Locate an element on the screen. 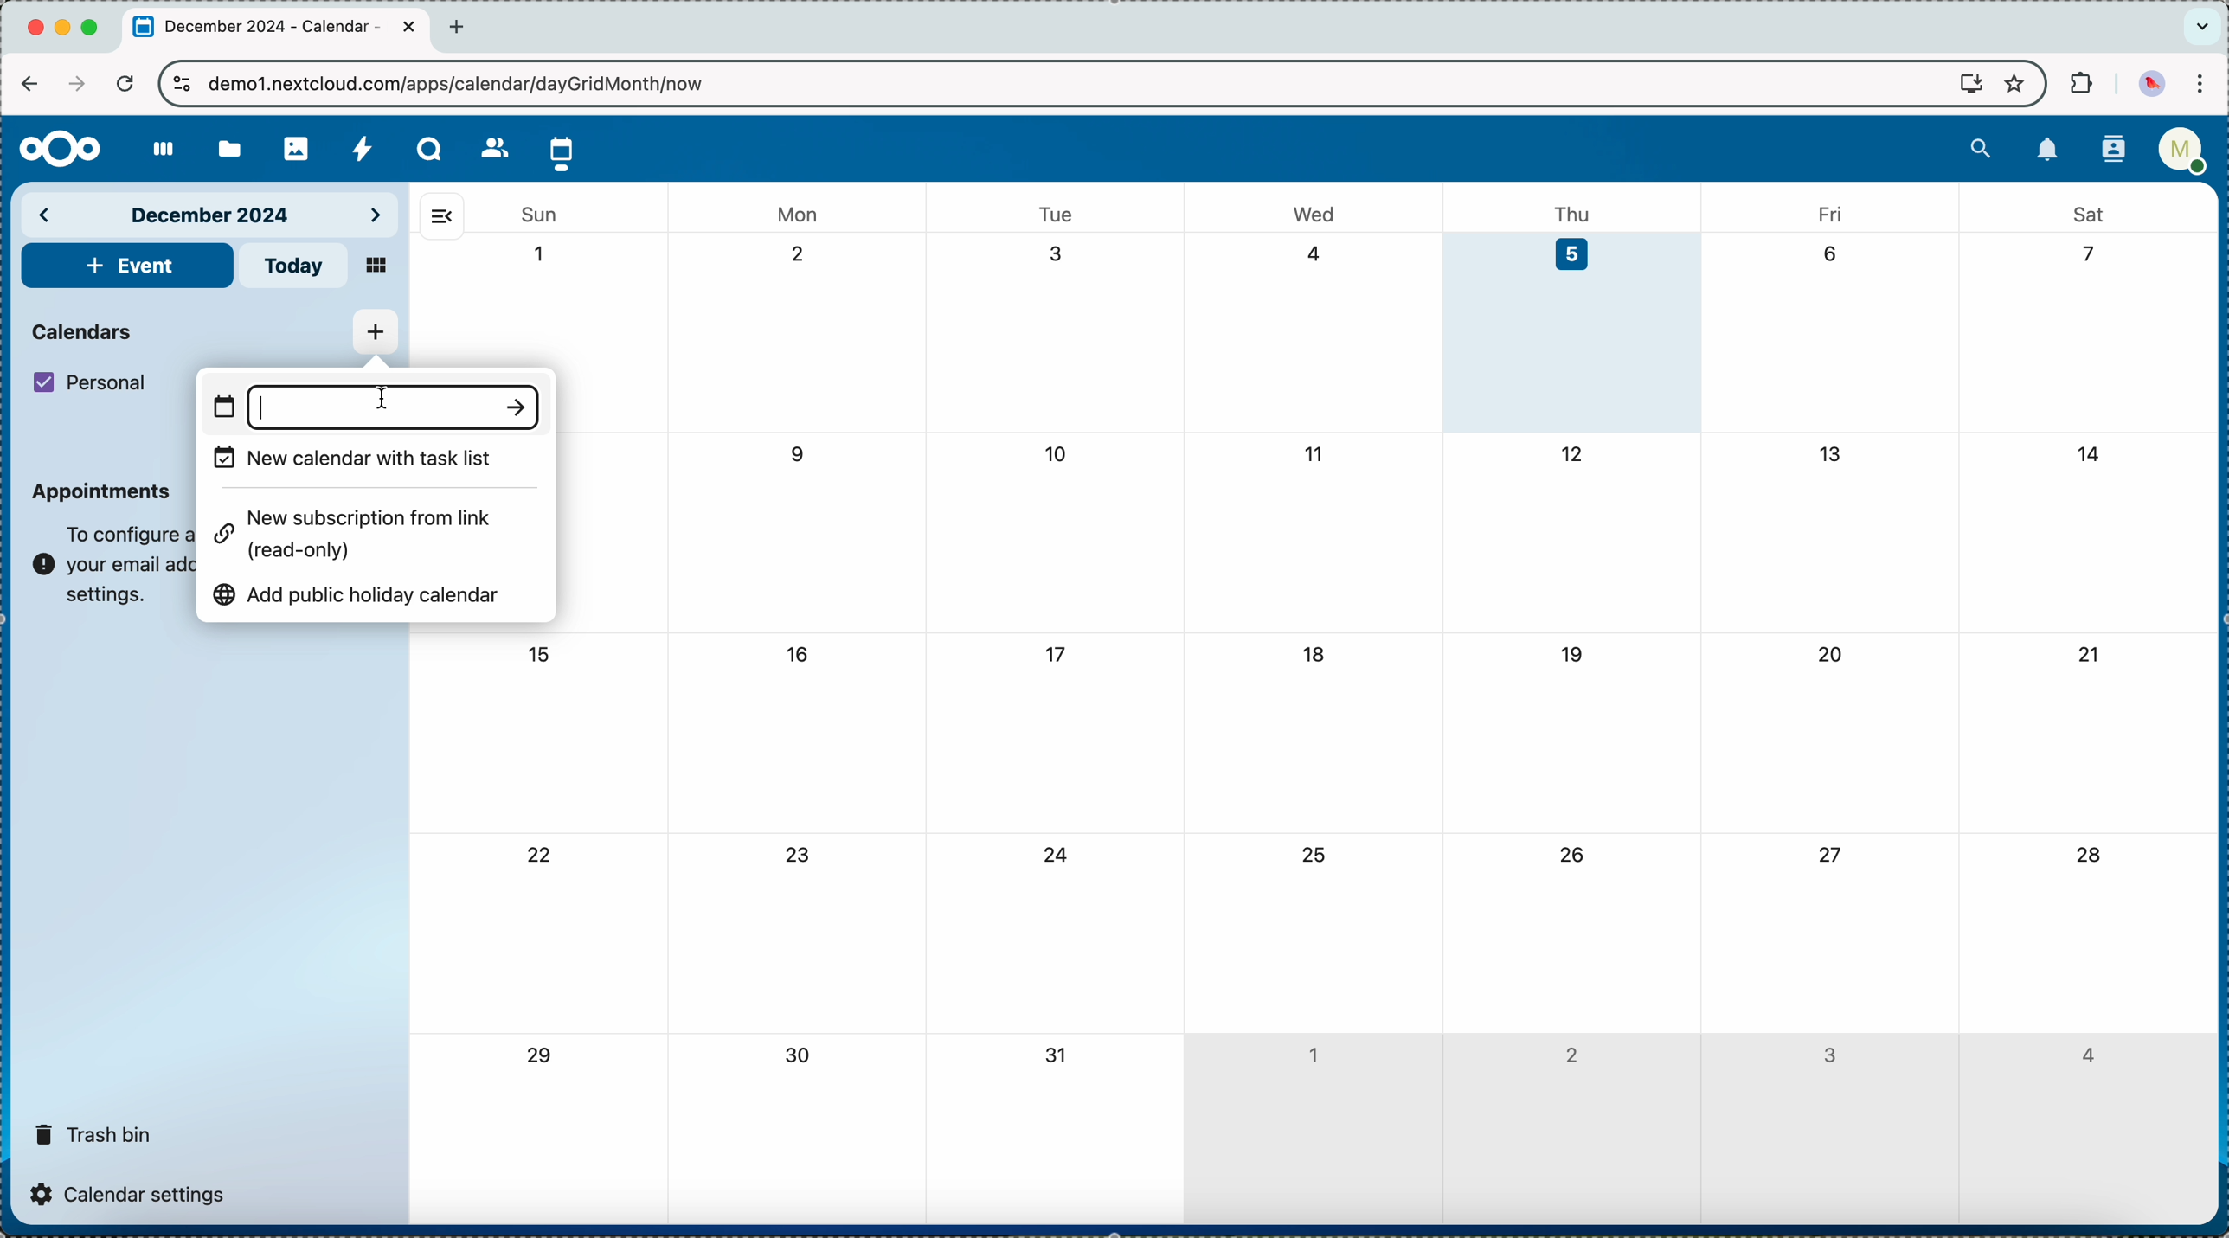  wed is located at coordinates (1316, 214).